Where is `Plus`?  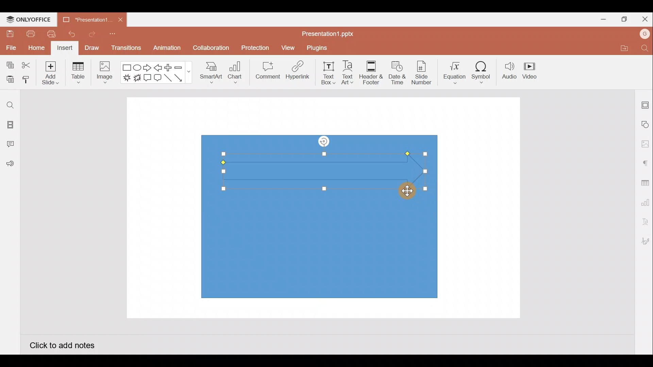 Plus is located at coordinates (170, 68).